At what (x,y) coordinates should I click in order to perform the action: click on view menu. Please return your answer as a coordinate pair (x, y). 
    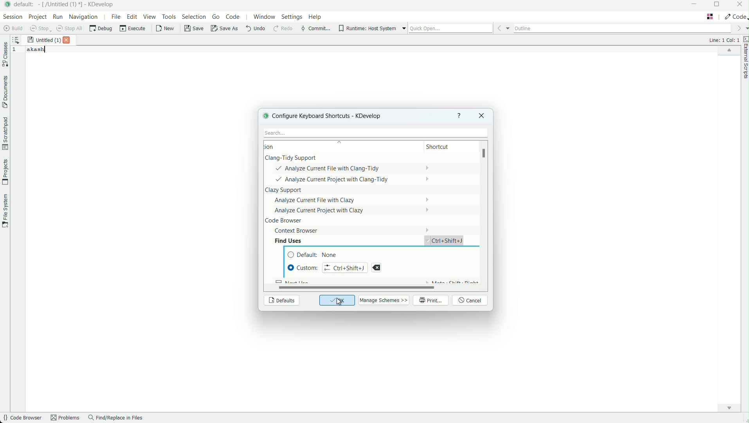
    Looking at the image, I should click on (151, 17).